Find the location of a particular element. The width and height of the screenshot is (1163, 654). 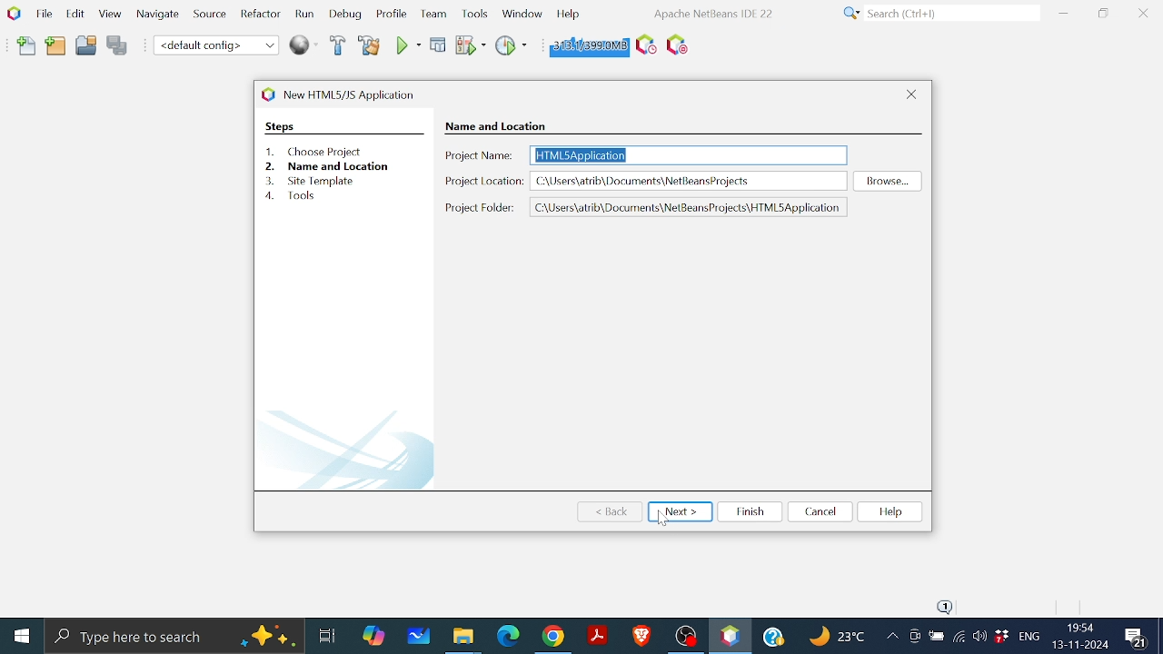

choose project is located at coordinates (492, 125).